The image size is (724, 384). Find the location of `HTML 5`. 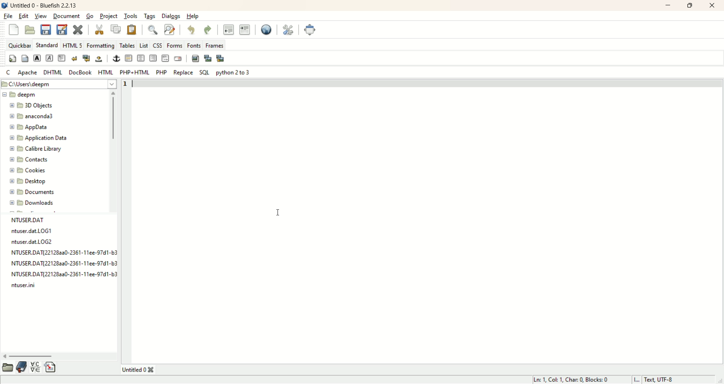

HTML 5 is located at coordinates (73, 45).